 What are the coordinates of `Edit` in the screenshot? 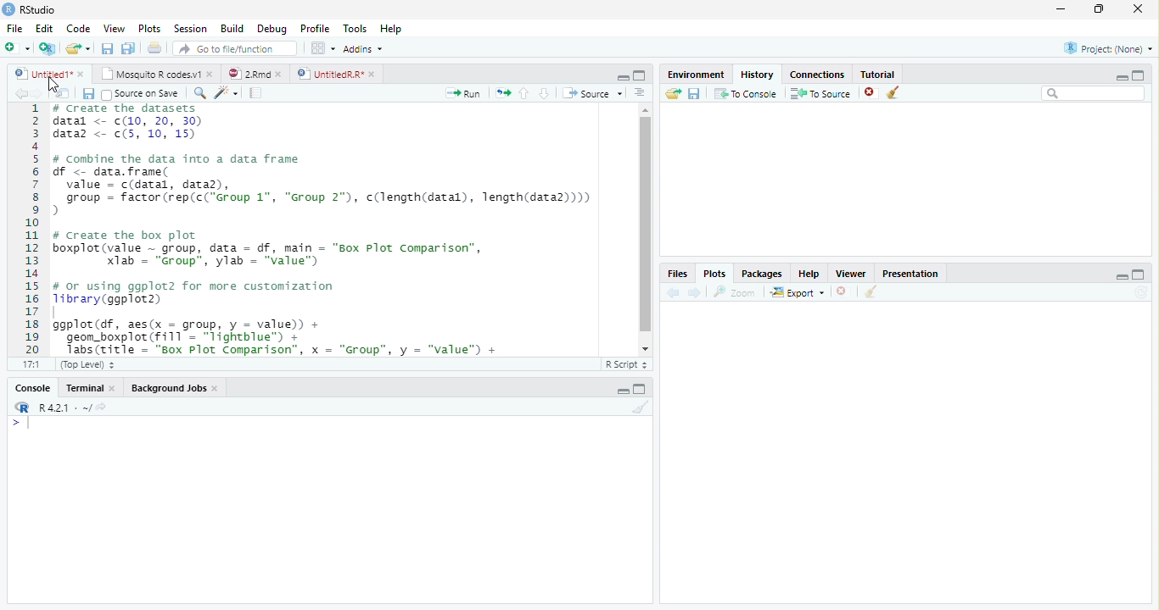 It's located at (42, 28).